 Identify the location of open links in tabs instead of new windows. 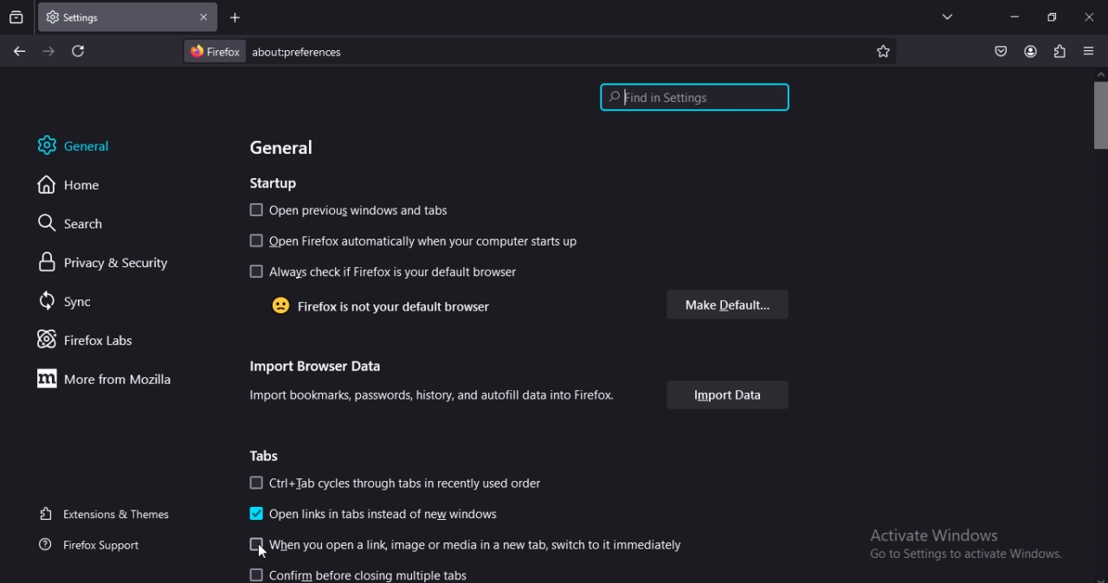
(372, 515).